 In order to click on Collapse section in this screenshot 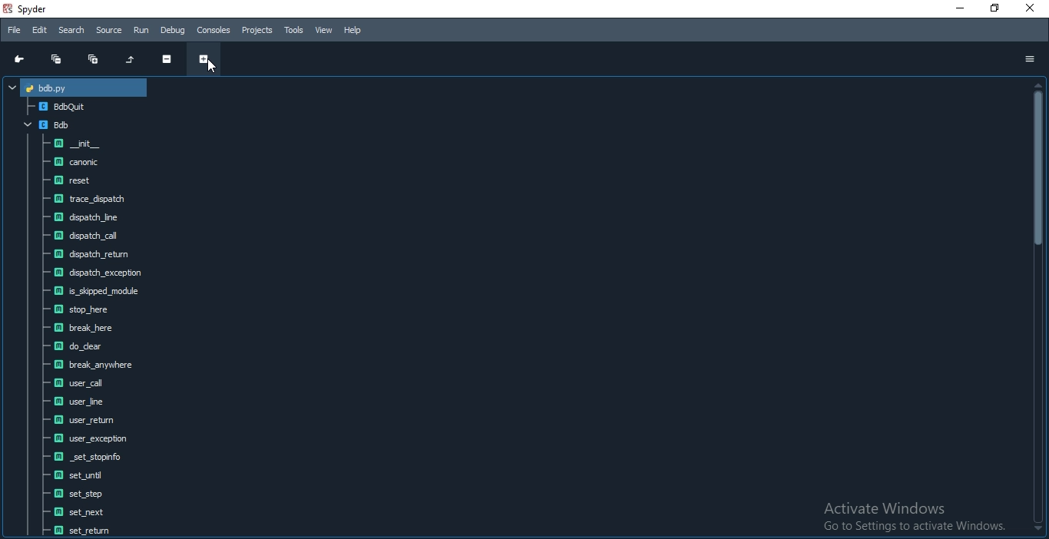, I will do `click(167, 61)`.